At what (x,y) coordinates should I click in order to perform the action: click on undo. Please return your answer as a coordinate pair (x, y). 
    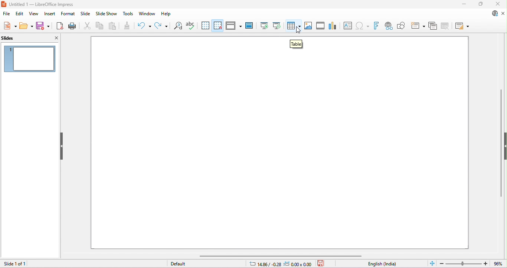
    Looking at the image, I should click on (144, 26).